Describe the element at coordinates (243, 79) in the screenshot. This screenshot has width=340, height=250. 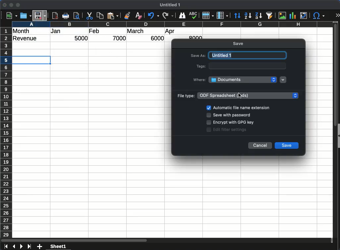
I see `Documents` at that location.